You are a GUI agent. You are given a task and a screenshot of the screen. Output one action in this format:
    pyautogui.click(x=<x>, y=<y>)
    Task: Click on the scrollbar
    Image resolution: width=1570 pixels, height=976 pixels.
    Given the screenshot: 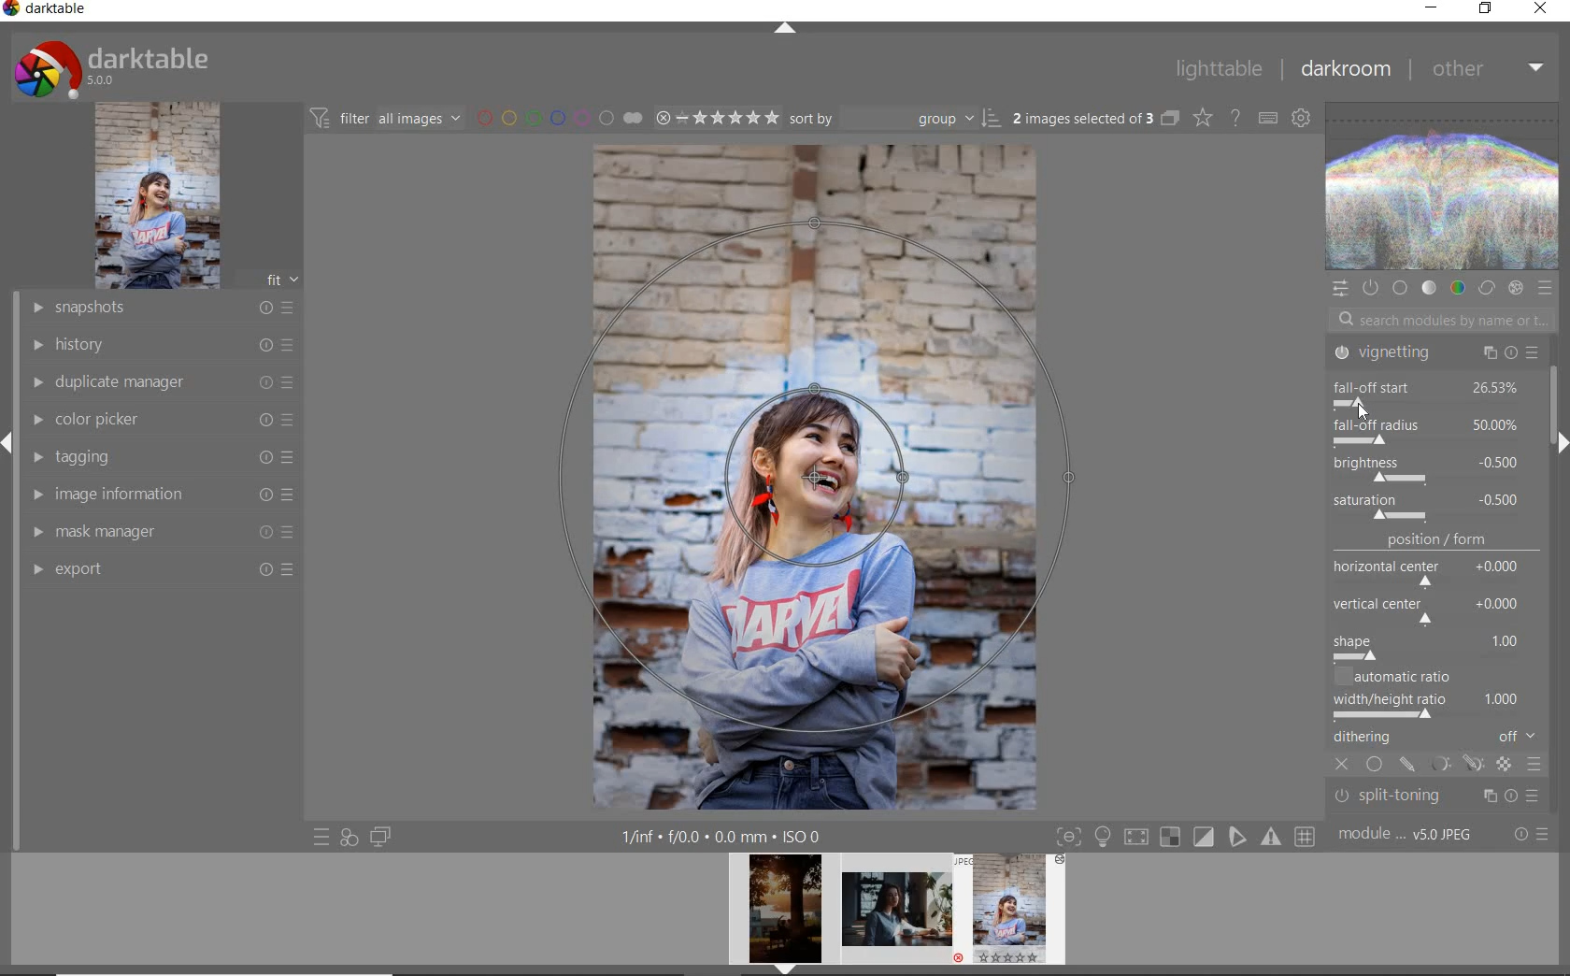 What is the action you would take?
    pyautogui.click(x=1560, y=396)
    